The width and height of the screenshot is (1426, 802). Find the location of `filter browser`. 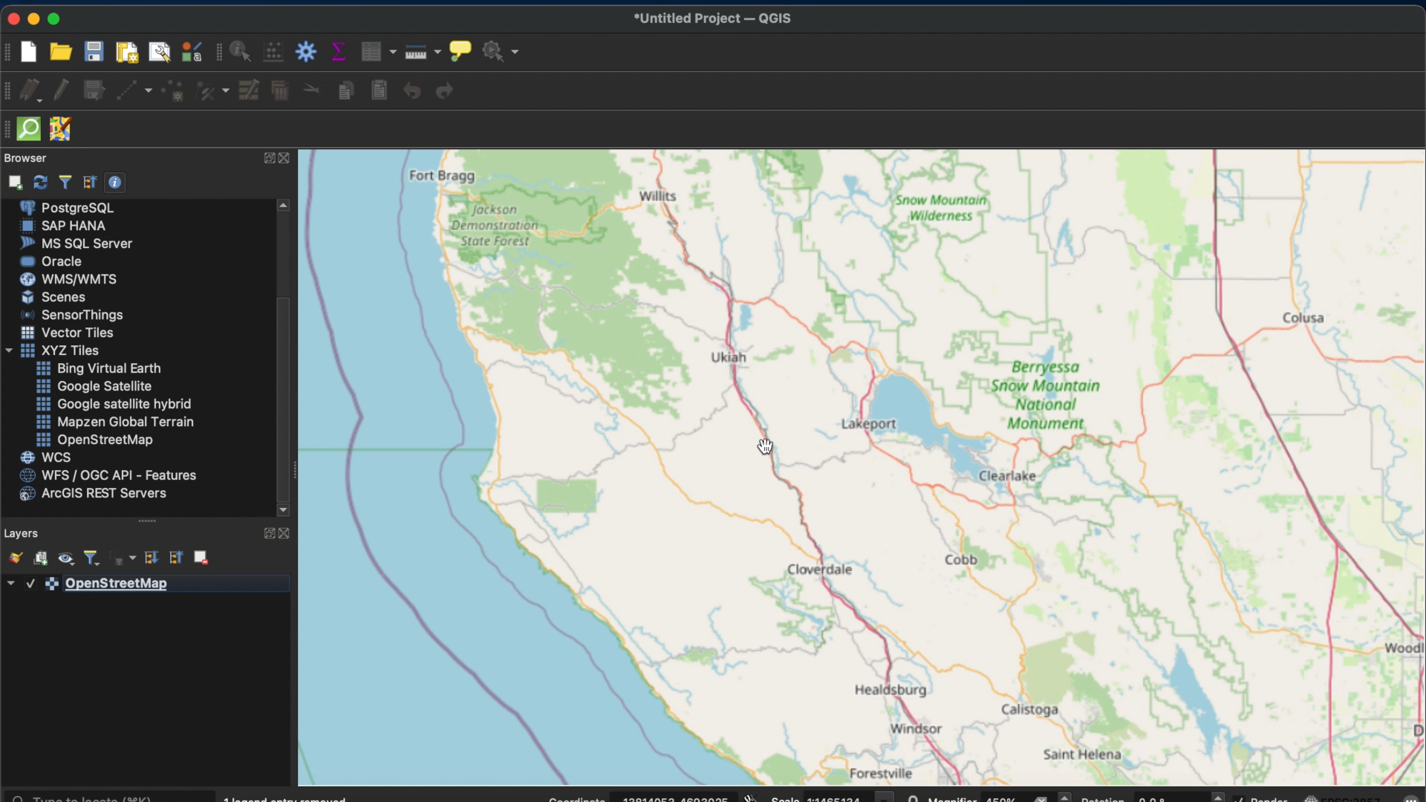

filter browser is located at coordinates (64, 182).